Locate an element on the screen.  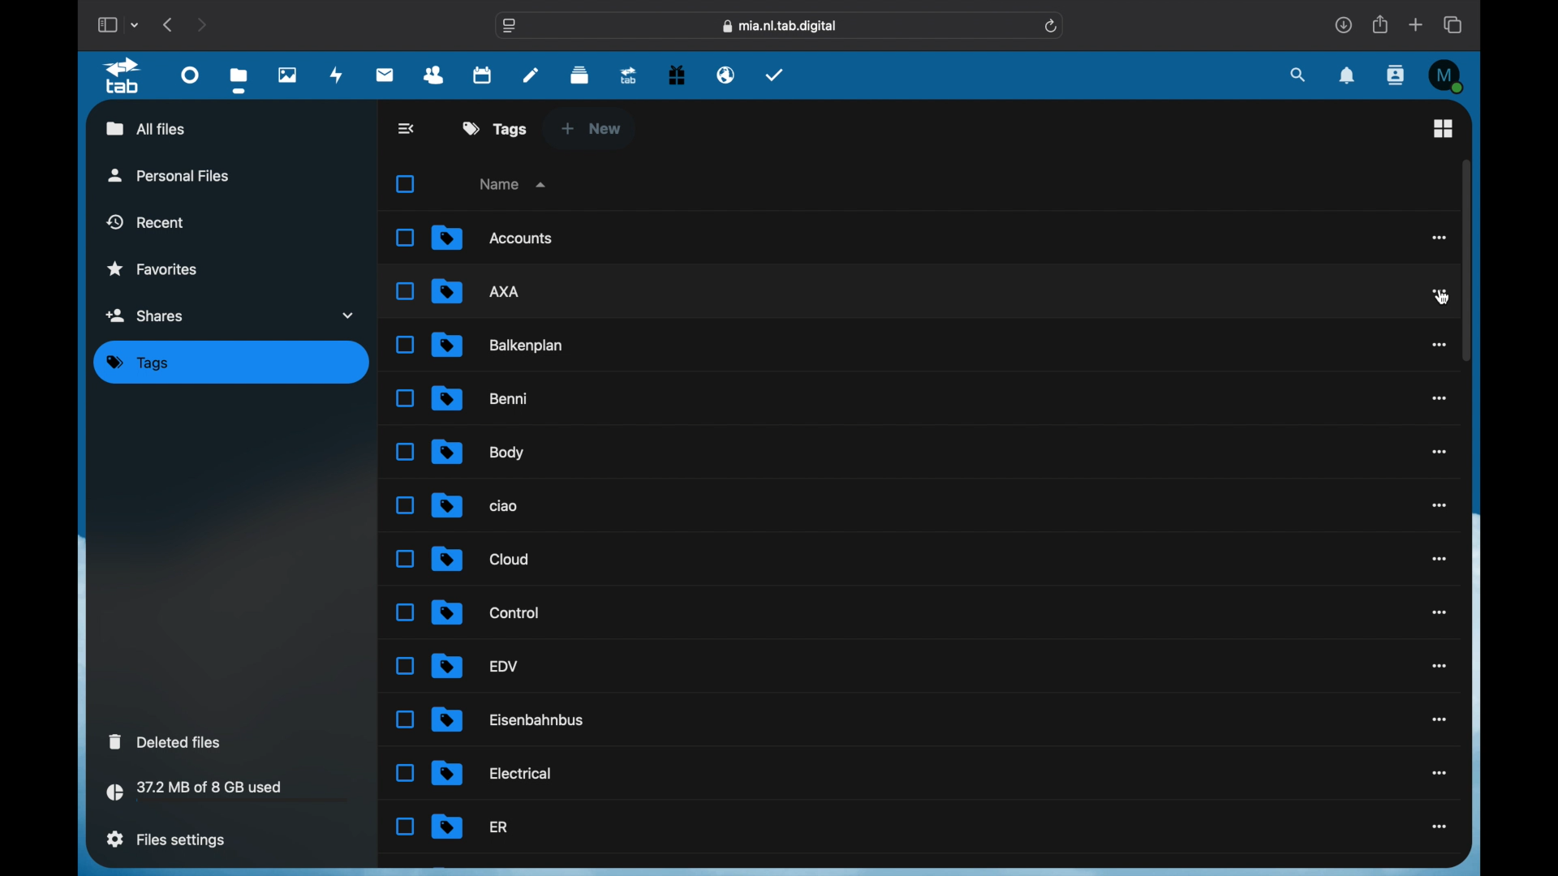
file is located at coordinates (481, 399).